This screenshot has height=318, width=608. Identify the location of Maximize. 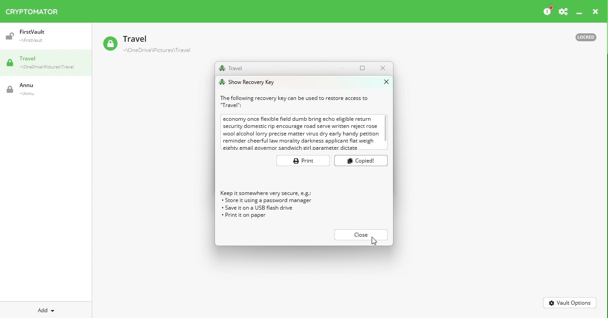
(364, 68).